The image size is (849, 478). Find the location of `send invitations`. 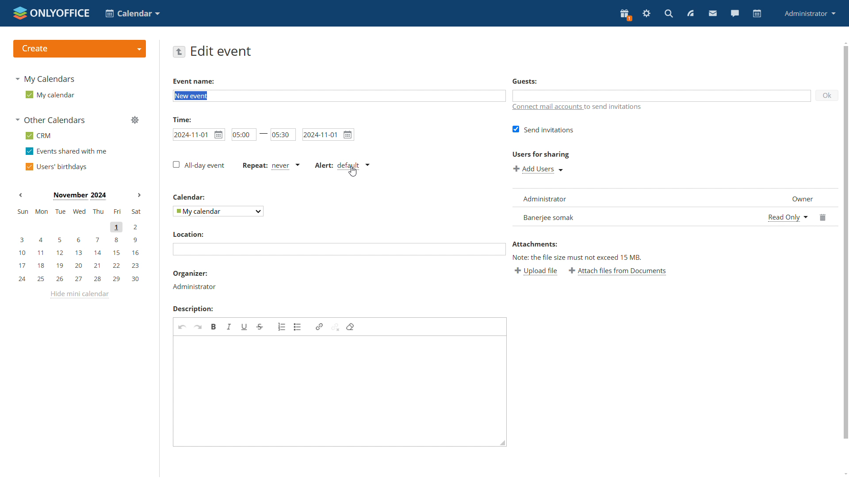

send invitations is located at coordinates (544, 129).